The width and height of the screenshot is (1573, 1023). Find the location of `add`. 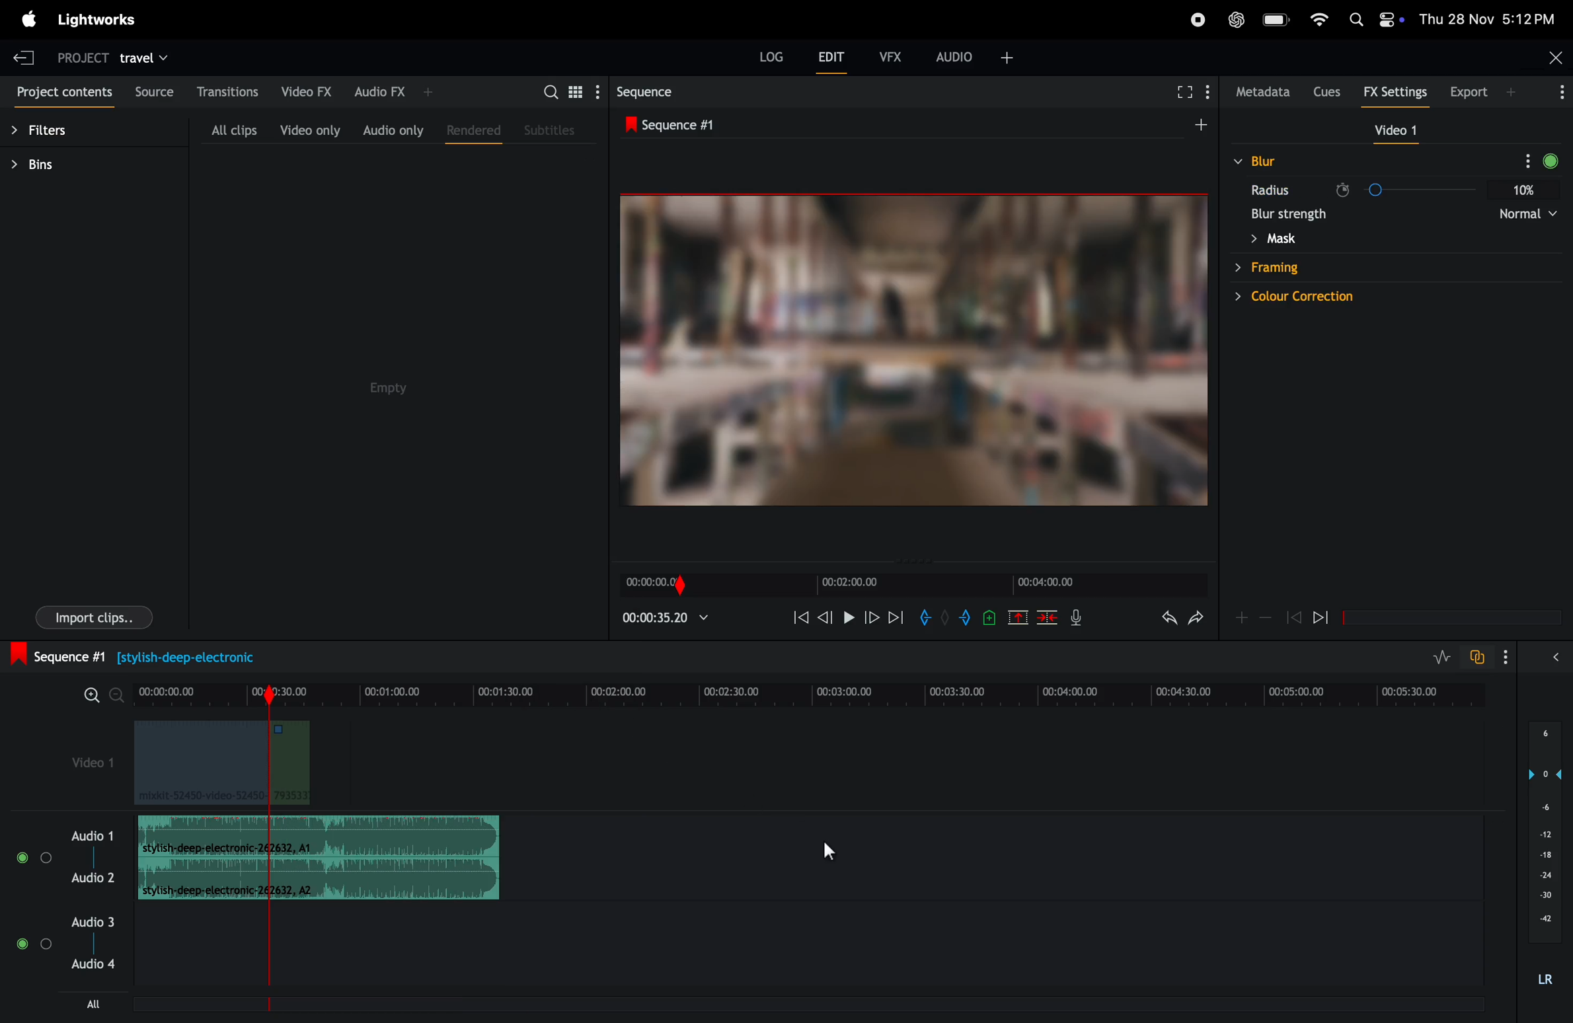

add is located at coordinates (1239, 617).